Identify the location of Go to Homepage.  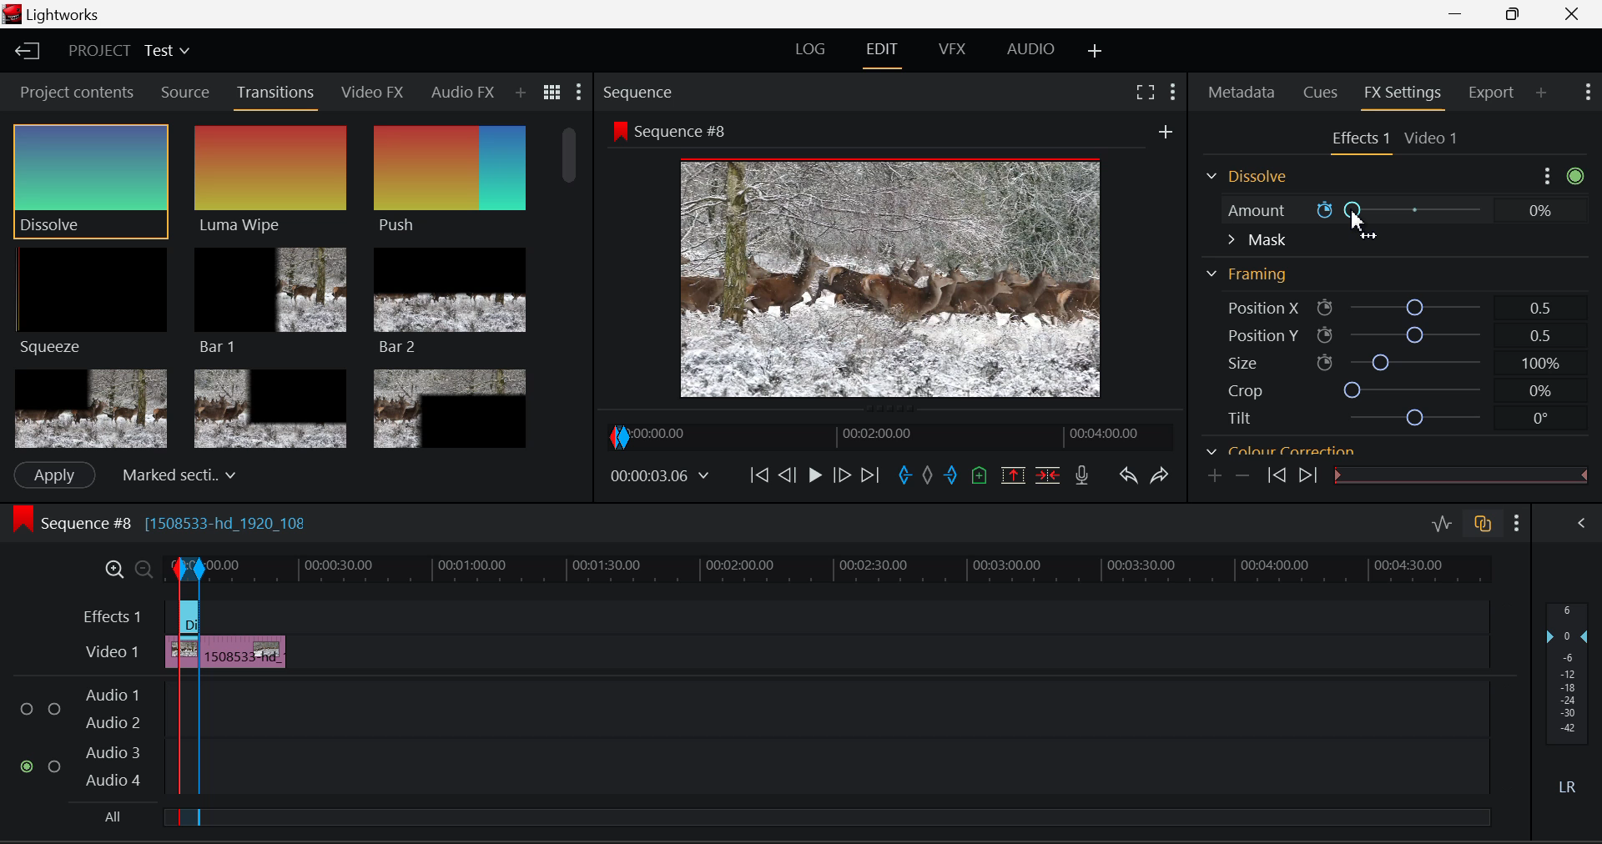
(28, 53).